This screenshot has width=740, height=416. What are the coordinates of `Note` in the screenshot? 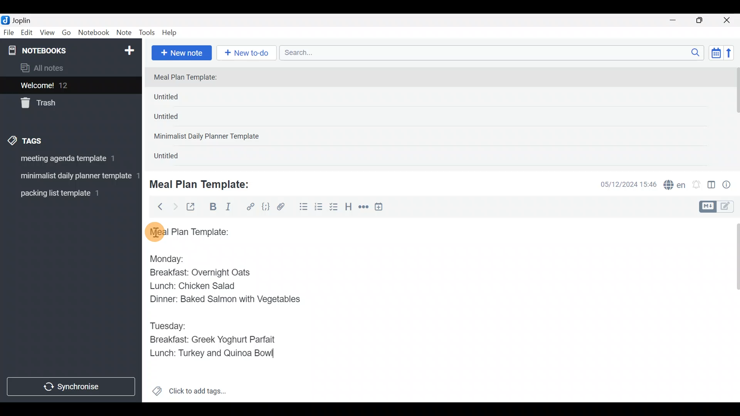 It's located at (126, 33).